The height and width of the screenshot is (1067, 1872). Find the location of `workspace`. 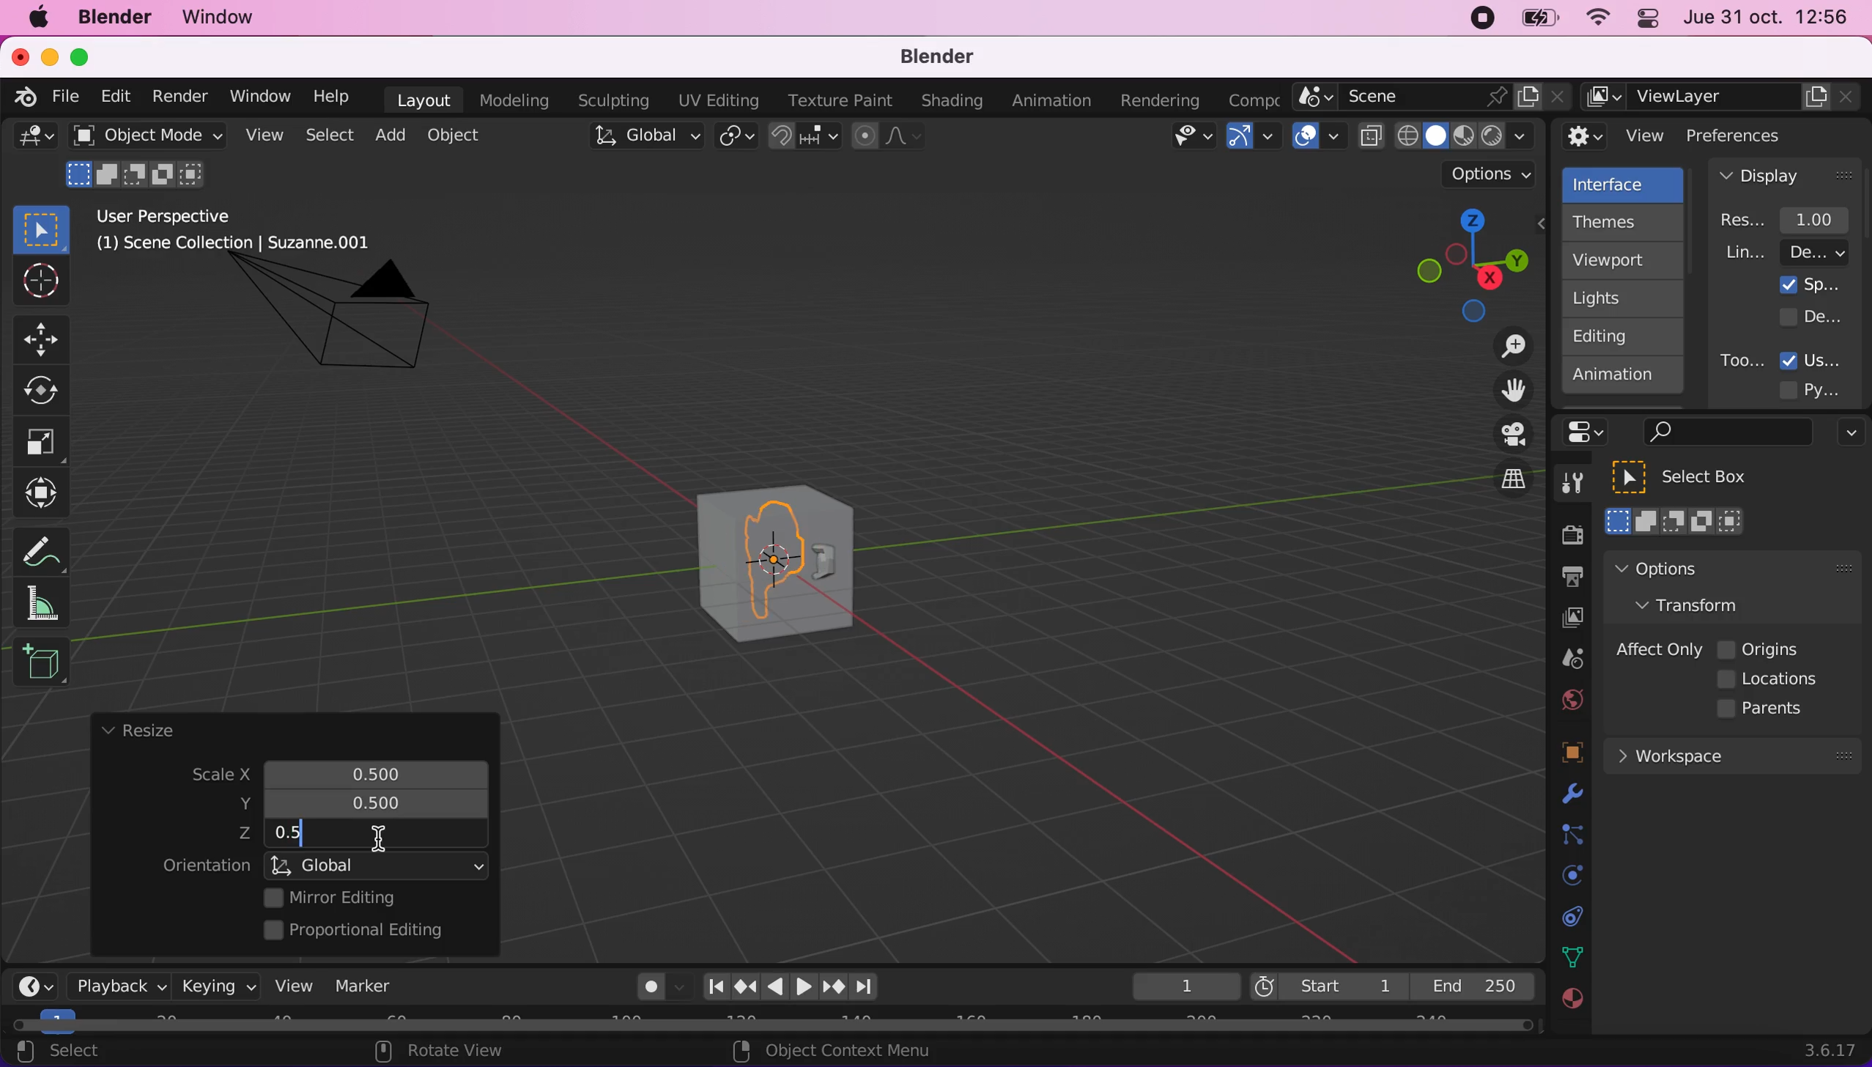

workspace is located at coordinates (1731, 754).